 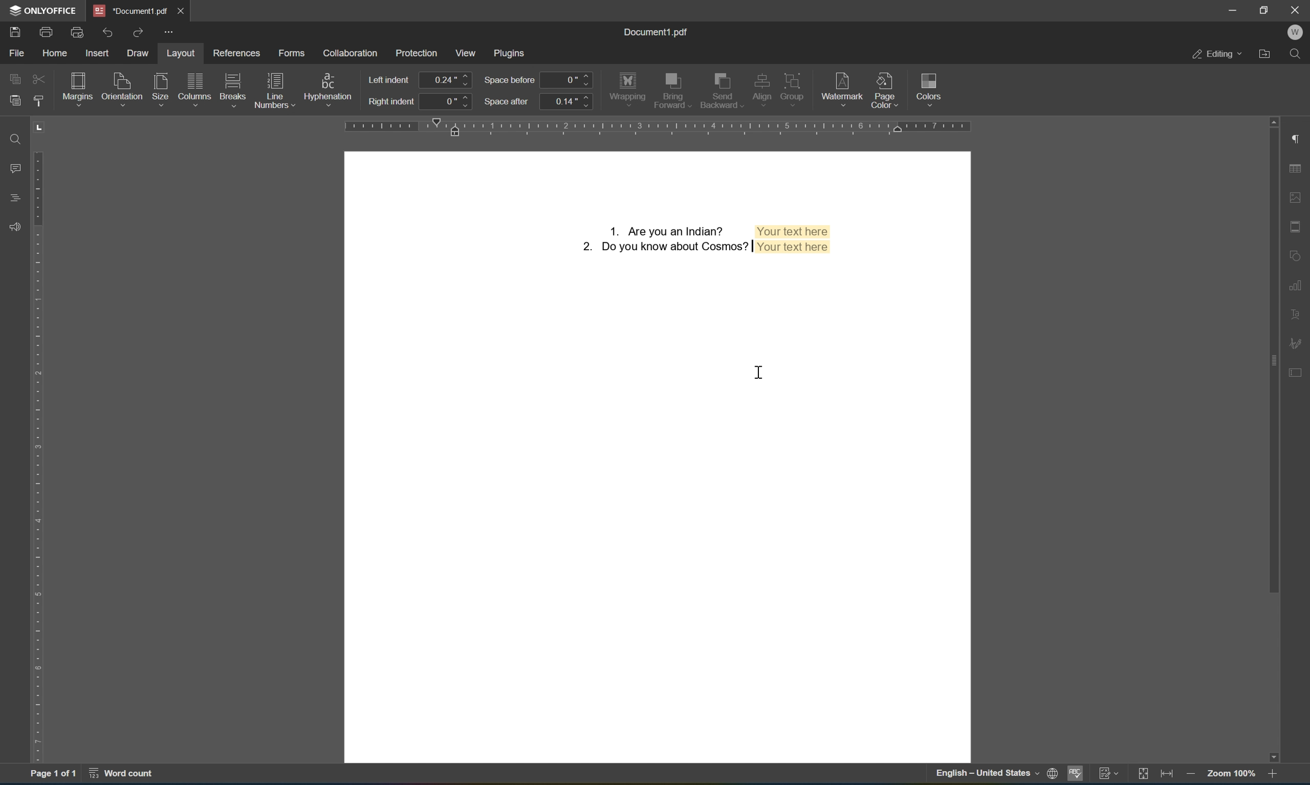 I want to click on orientation, so click(x=122, y=87).